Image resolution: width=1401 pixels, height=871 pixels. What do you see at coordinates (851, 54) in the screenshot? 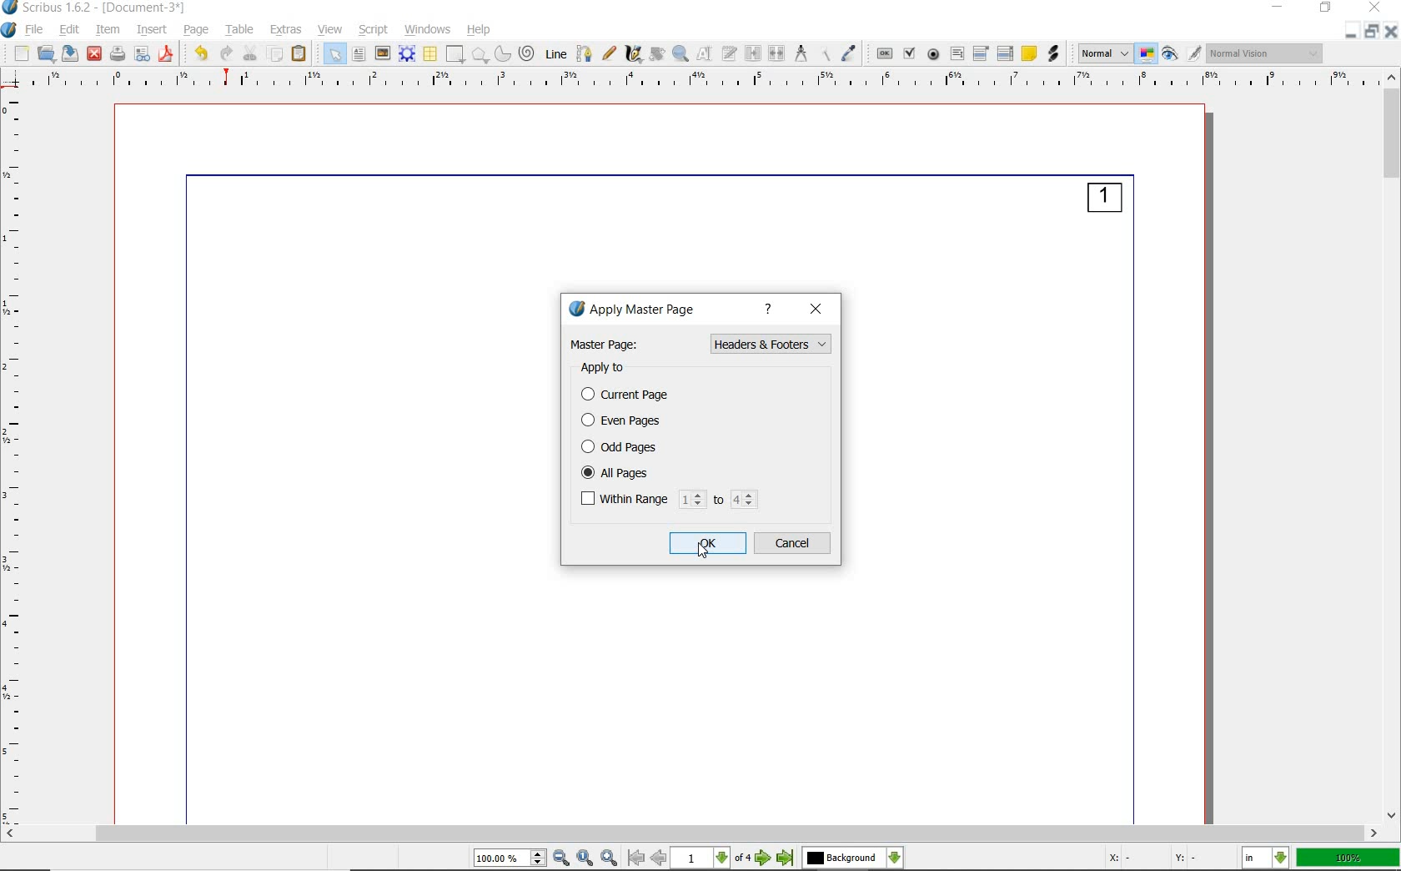
I see `eye dropper` at bounding box center [851, 54].